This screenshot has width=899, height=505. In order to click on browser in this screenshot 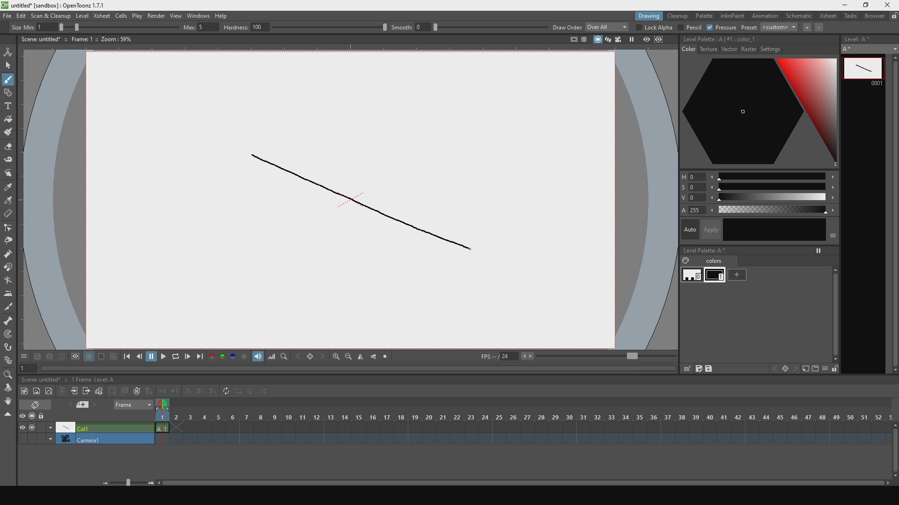, I will do `click(875, 18)`.